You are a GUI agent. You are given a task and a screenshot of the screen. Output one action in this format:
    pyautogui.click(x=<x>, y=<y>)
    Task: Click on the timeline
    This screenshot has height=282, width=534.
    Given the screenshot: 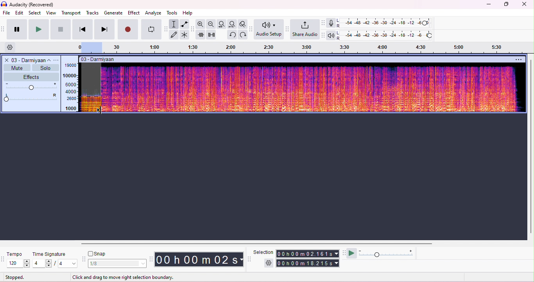 What is the action you would take?
    pyautogui.click(x=300, y=48)
    